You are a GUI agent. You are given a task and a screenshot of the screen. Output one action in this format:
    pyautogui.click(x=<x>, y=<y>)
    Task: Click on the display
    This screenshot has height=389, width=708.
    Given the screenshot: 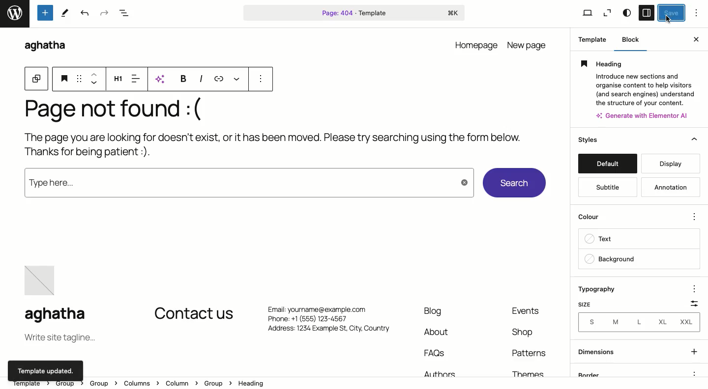 What is the action you would take?
    pyautogui.click(x=674, y=162)
    